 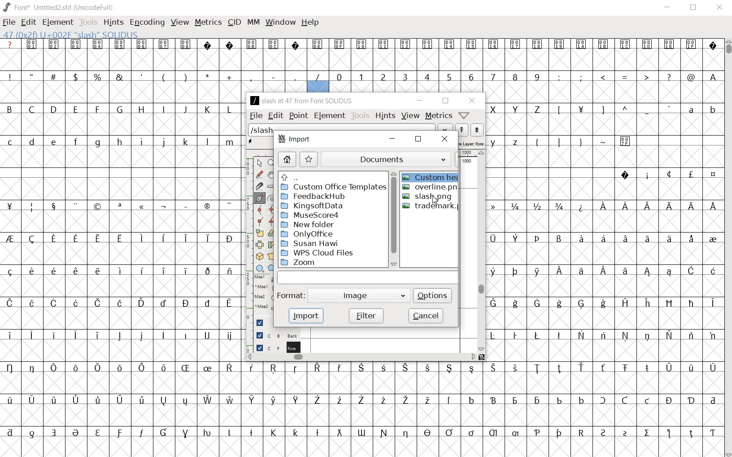 I want to click on empty cells, so click(x=362, y=446).